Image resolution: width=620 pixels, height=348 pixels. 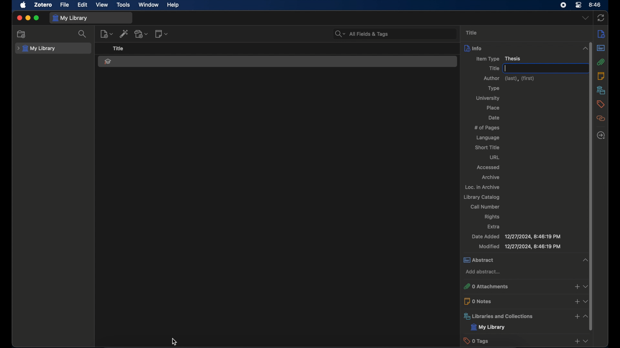 What do you see at coordinates (125, 34) in the screenshot?
I see `add item by identifier` at bounding box center [125, 34].